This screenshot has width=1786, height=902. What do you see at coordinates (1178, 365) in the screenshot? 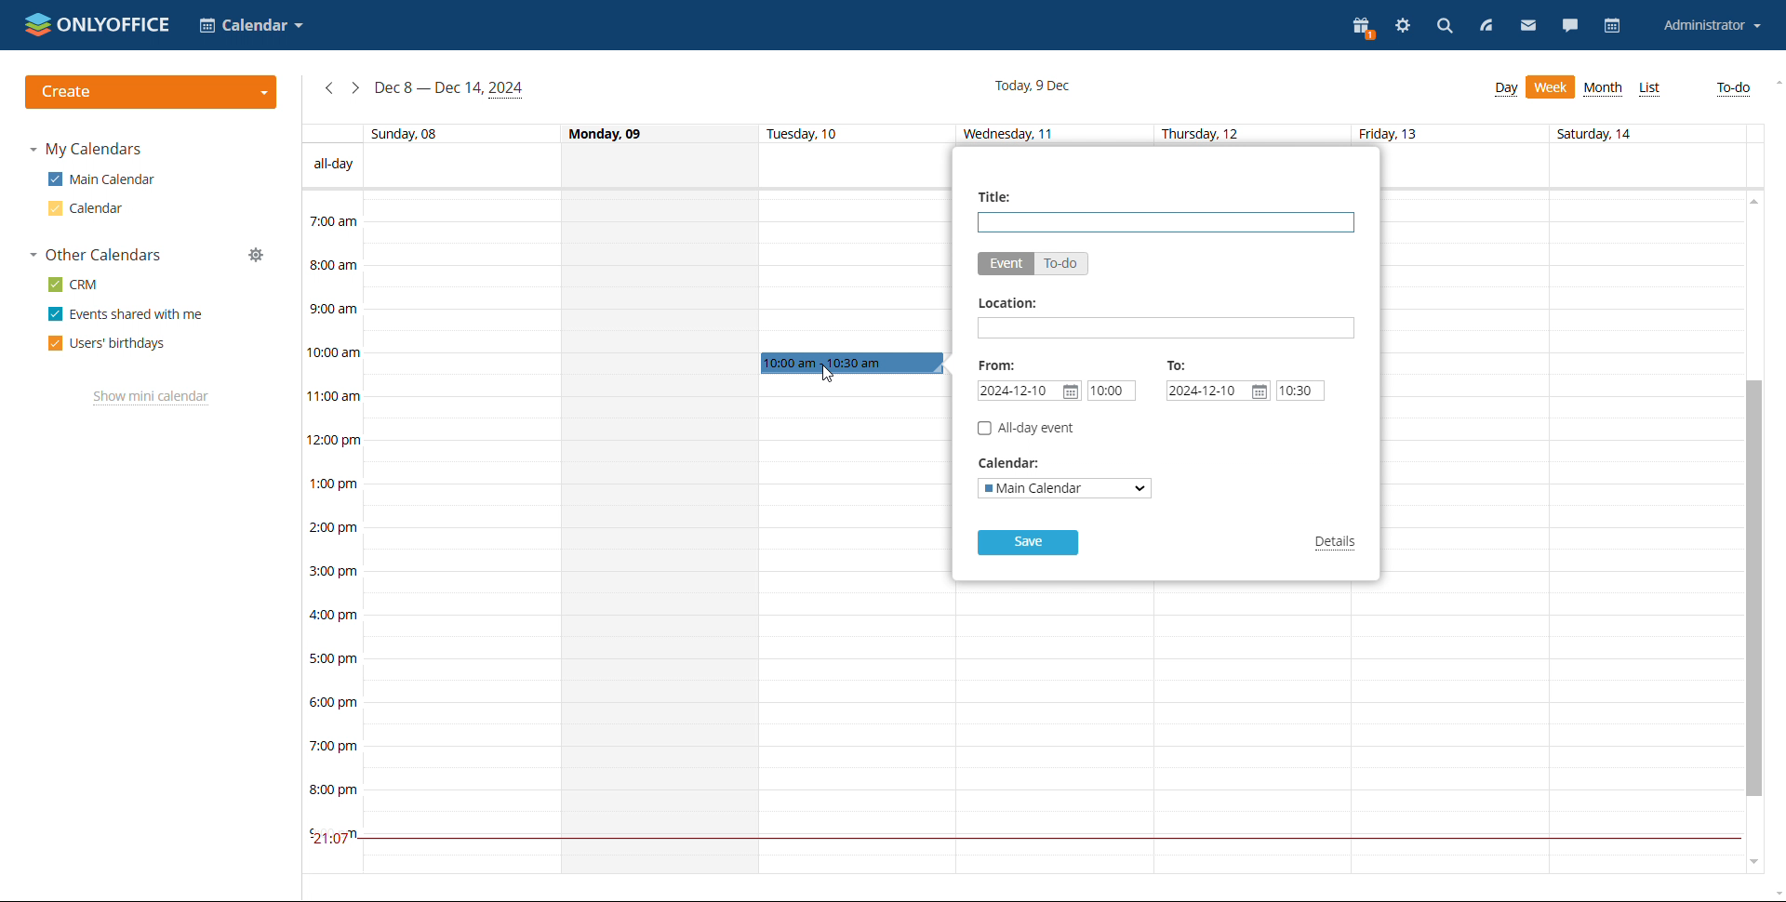
I see `To:` at bounding box center [1178, 365].